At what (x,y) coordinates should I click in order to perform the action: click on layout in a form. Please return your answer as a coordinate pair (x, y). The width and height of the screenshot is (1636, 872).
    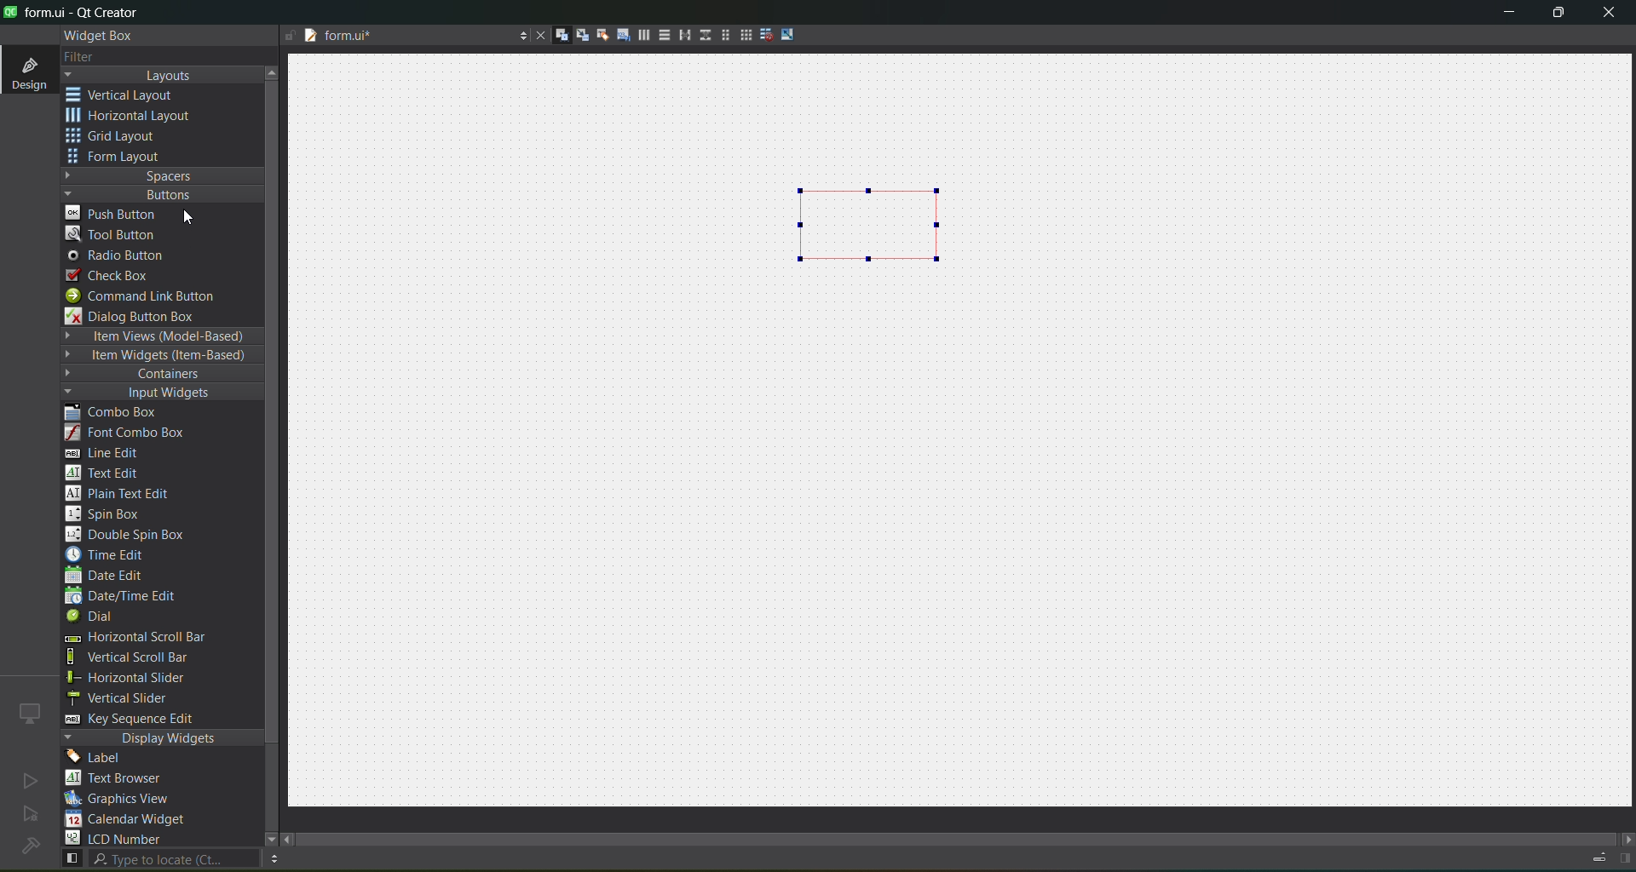
    Looking at the image, I should click on (720, 35).